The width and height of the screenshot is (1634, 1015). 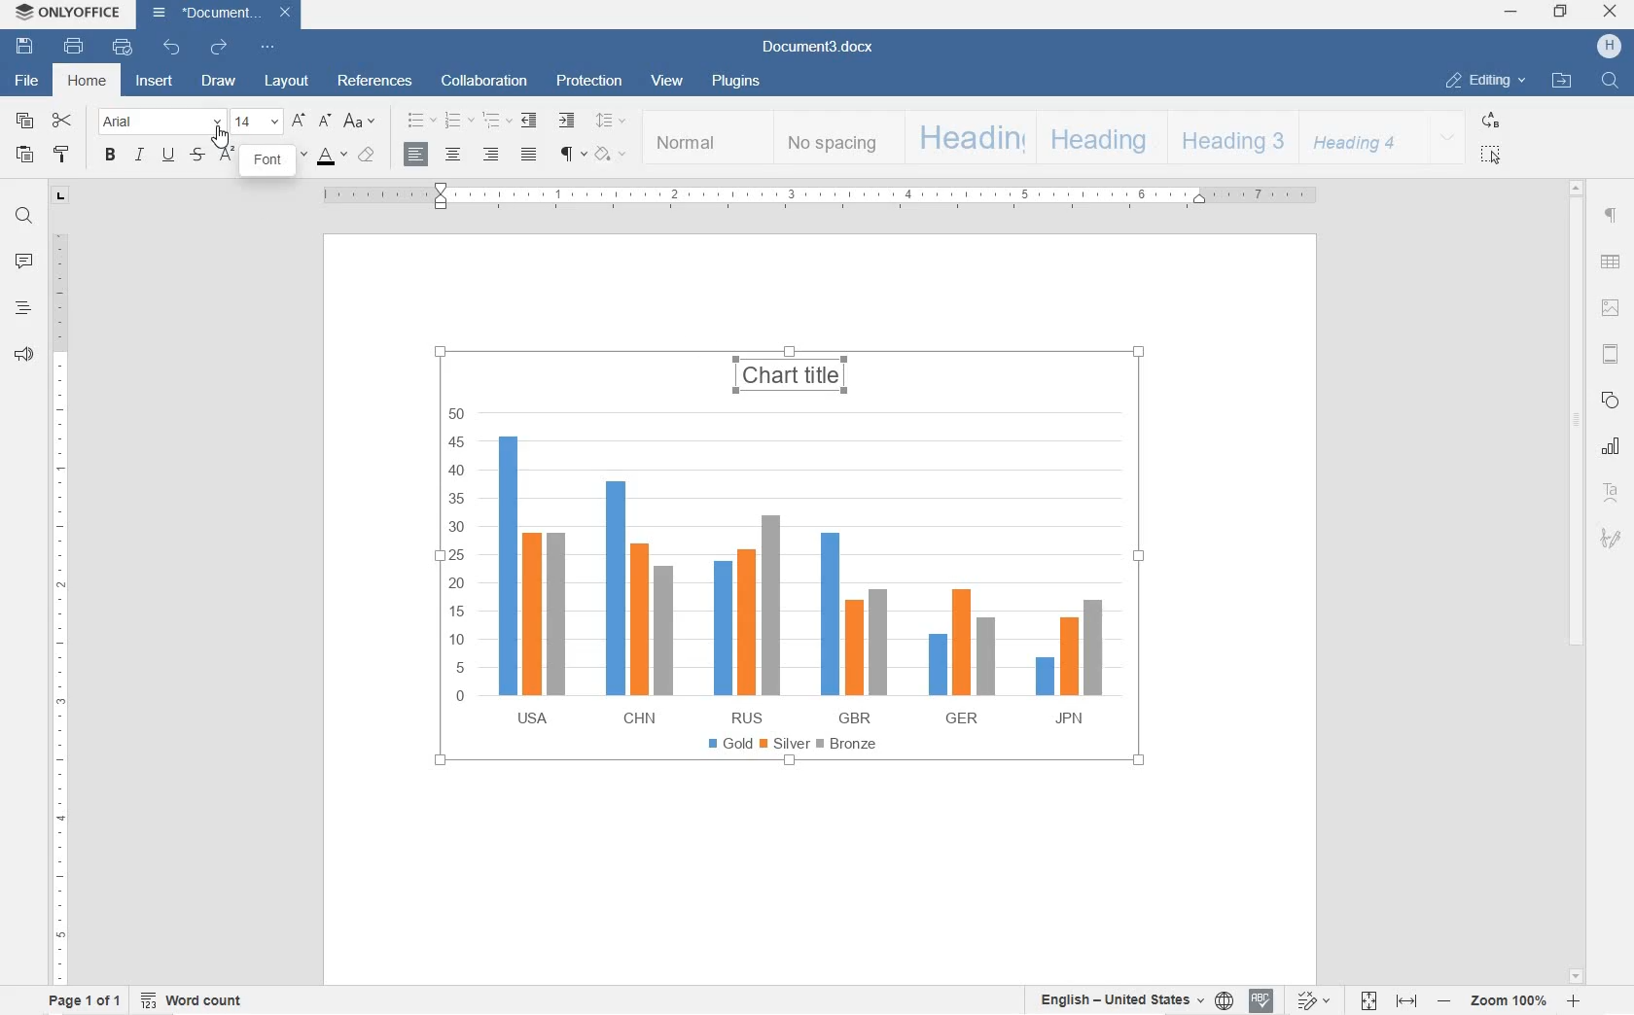 What do you see at coordinates (76, 49) in the screenshot?
I see `PRINT` at bounding box center [76, 49].